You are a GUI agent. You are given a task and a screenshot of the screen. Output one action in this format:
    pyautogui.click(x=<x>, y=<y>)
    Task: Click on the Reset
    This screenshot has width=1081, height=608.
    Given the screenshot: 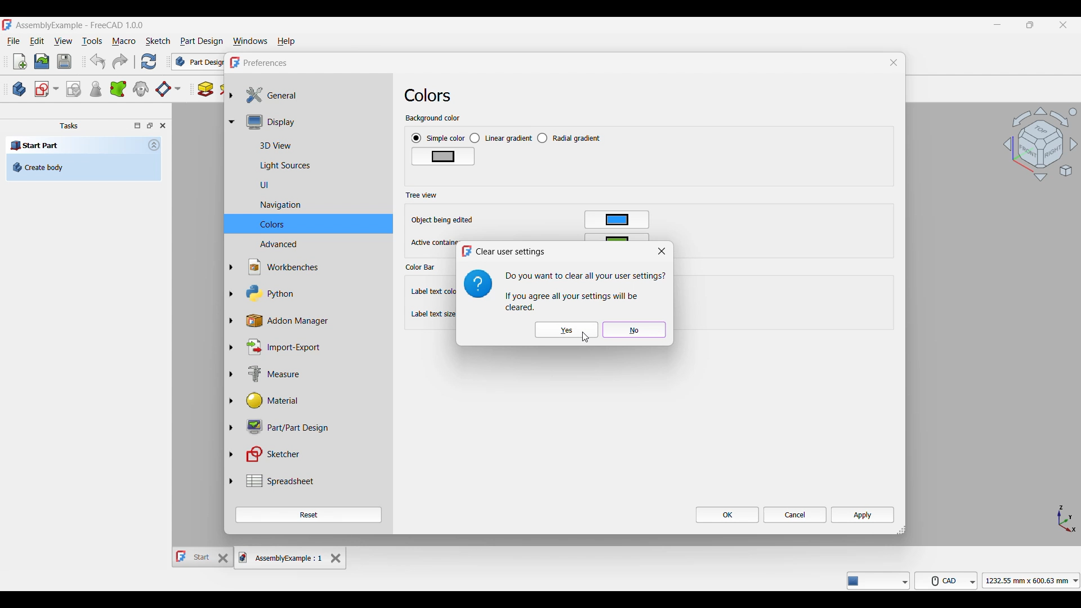 What is the action you would take?
    pyautogui.click(x=308, y=515)
    